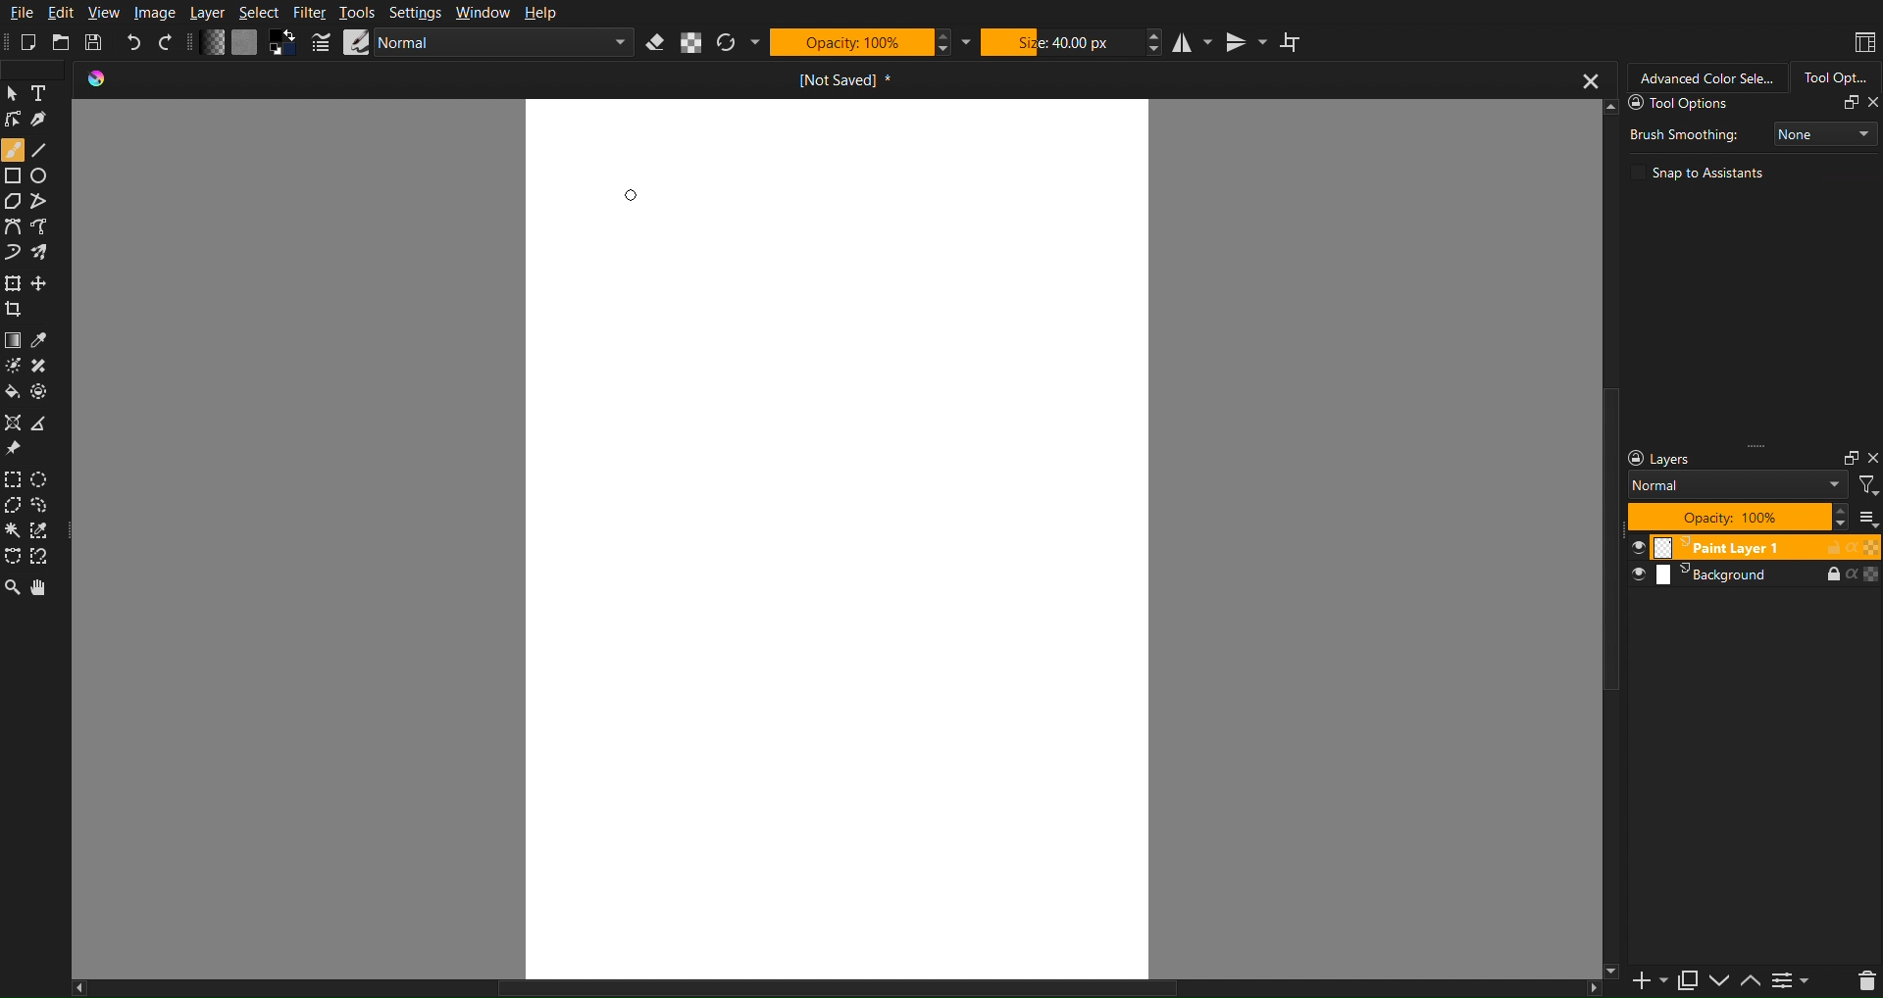 This screenshot has height=998, width=1883. Describe the element at coordinates (13, 559) in the screenshot. I see `Selection Tools` at that location.